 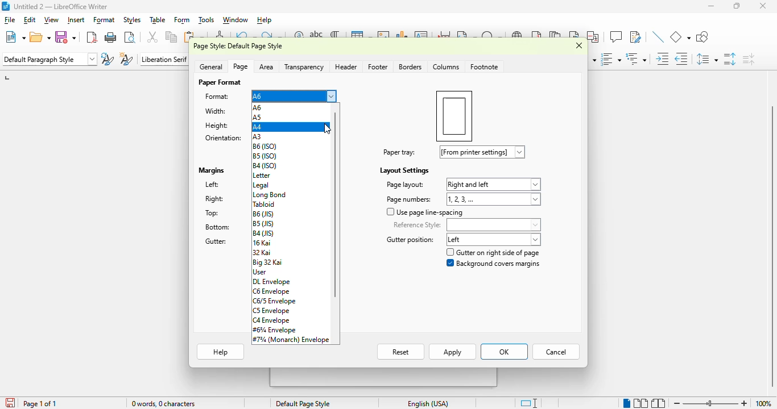 What do you see at coordinates (425, 212) in the screenshot?
I see `use page line-spacing` at bounding box center [425, 212].